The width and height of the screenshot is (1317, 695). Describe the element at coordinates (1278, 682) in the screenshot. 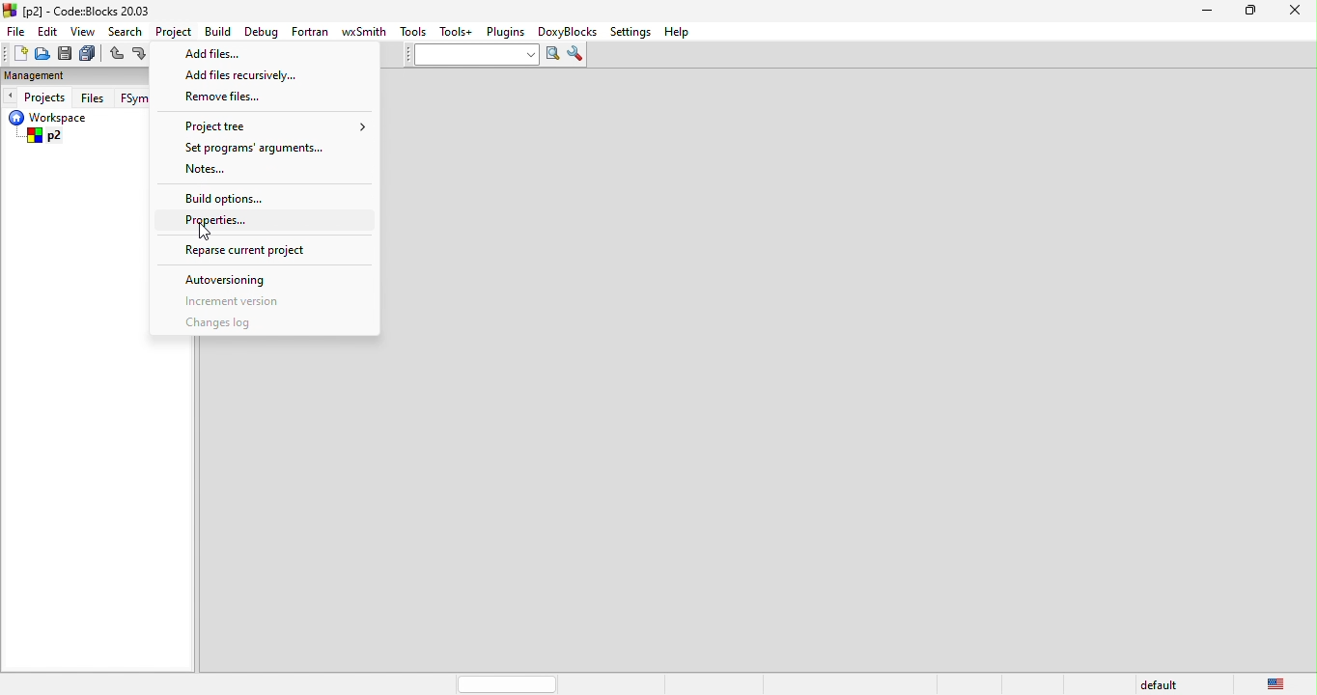

I see `united state` at that location.